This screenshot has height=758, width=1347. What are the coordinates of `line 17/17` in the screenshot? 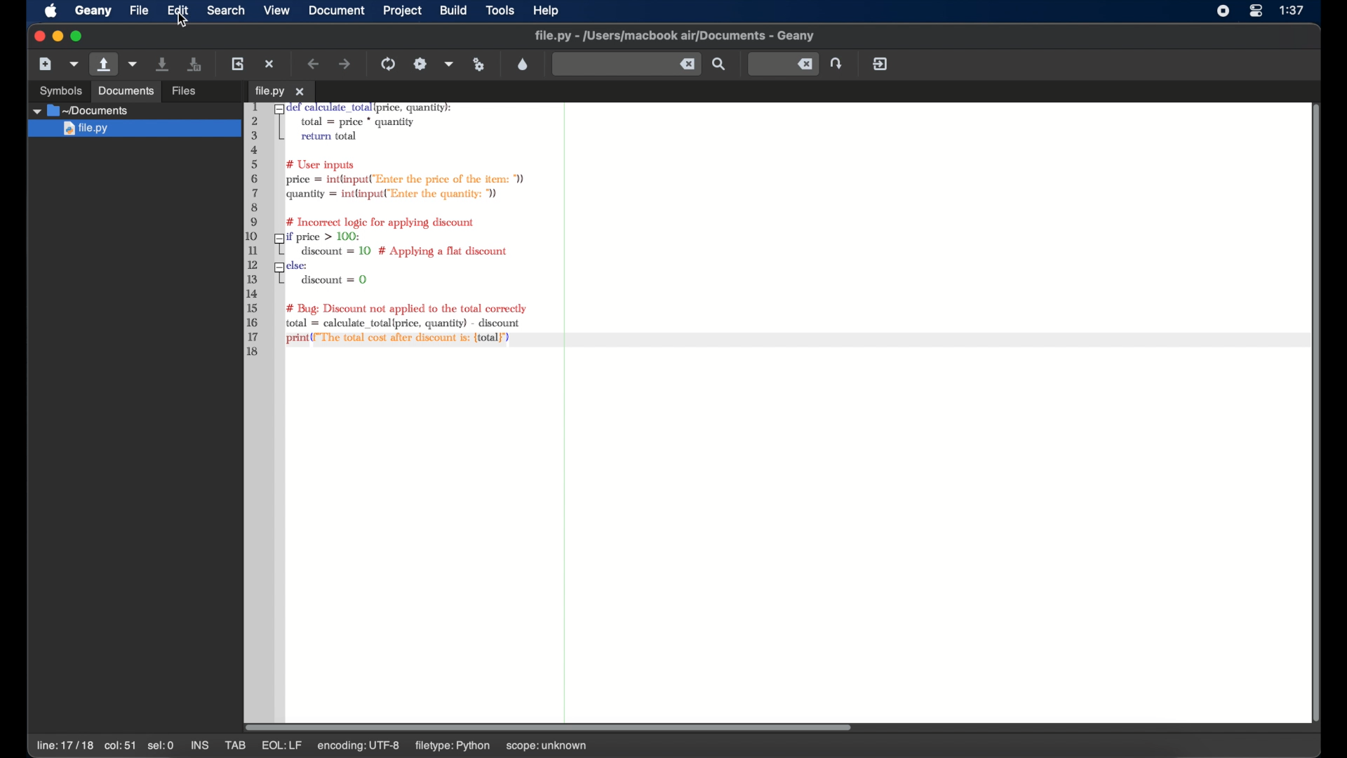 It's located at (64, 745).